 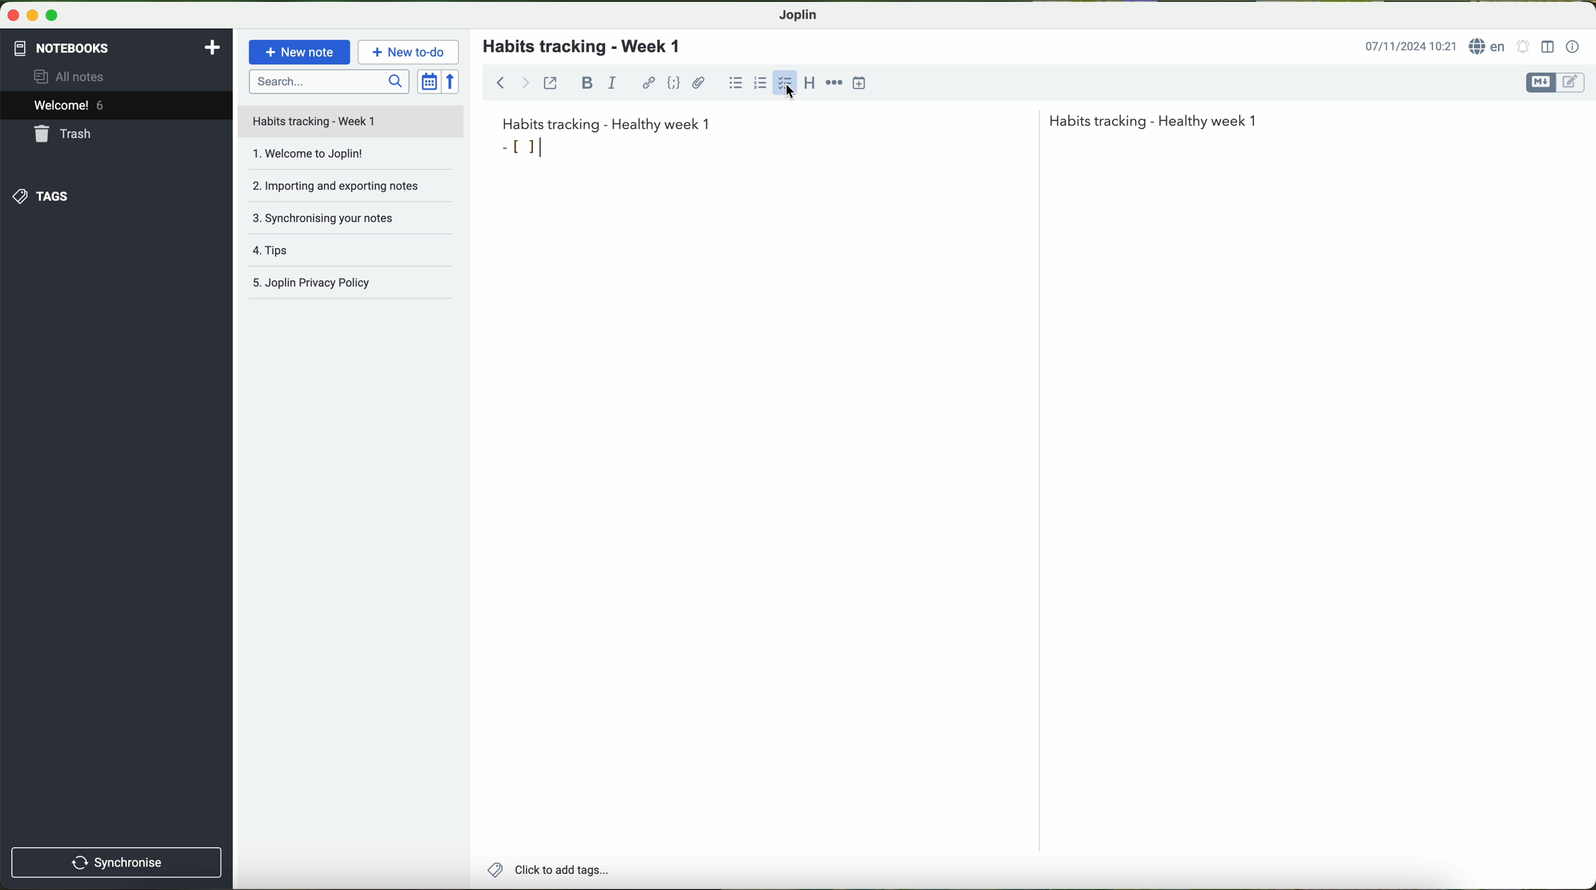 I want to click on reverse sort order, so click(x=452, y=81).